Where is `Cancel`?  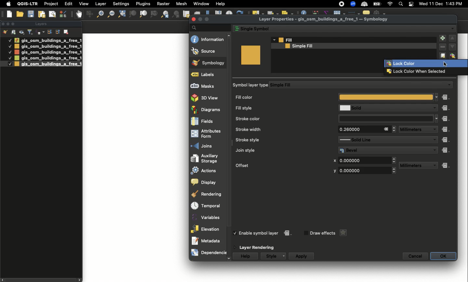 Cancel is located at coordinates (416, 256).